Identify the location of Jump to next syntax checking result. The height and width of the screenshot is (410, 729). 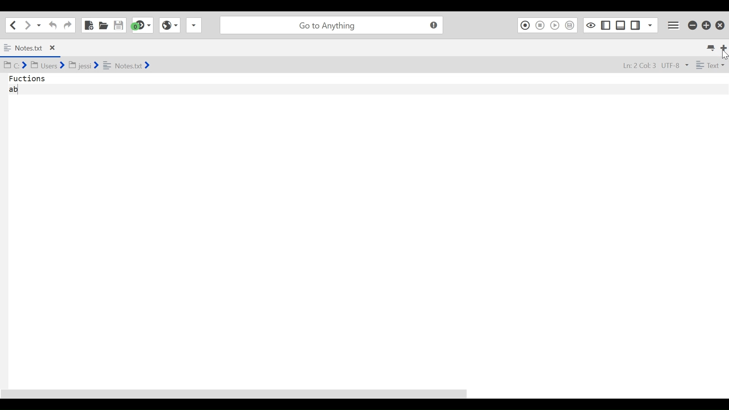
(142, 25).